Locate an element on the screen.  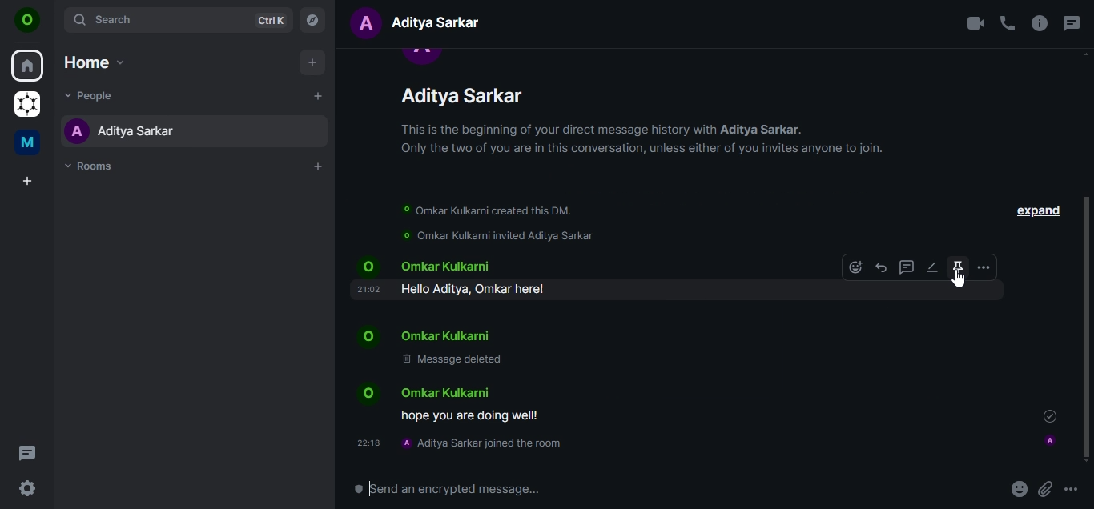
people is located at coordinates (93, 95).